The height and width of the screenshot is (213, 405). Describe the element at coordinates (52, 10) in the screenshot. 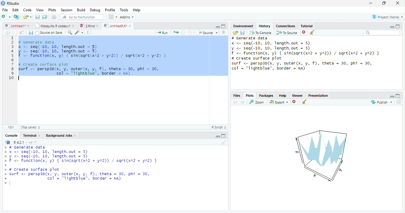

I see `Plots` at that location.